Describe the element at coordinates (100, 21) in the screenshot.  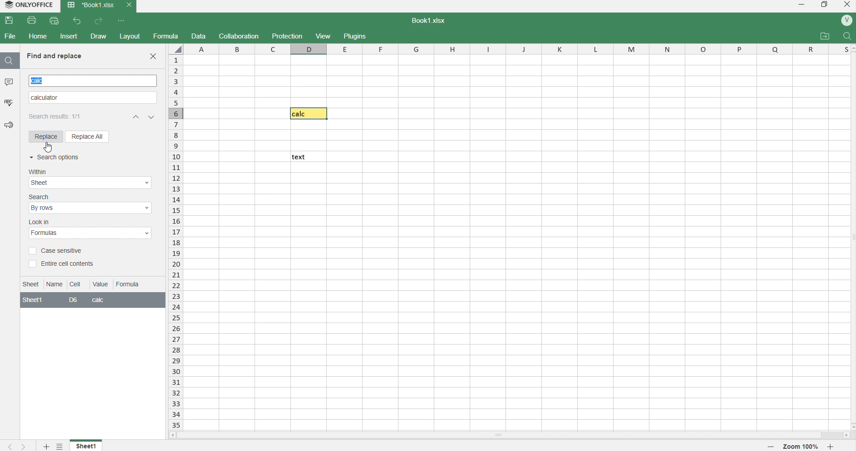
I see `redo` at that location.